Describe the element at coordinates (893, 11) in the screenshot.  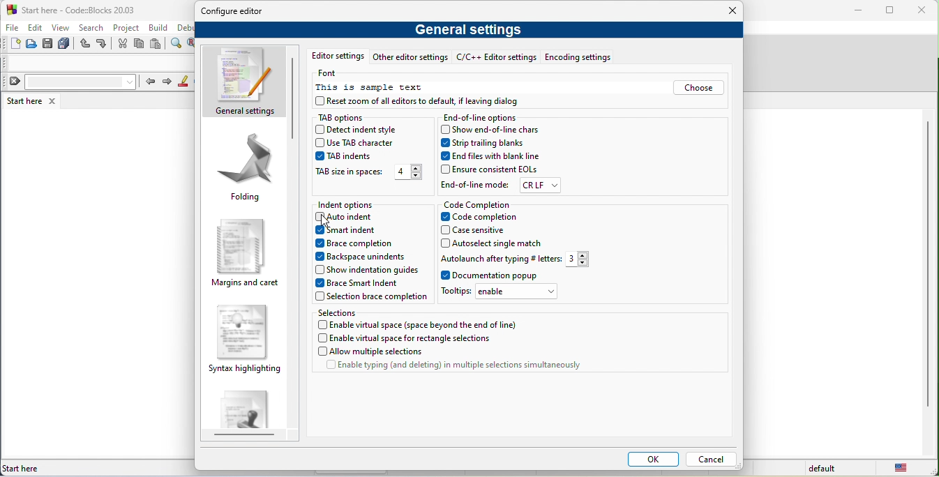
I see `maximize` at that location.